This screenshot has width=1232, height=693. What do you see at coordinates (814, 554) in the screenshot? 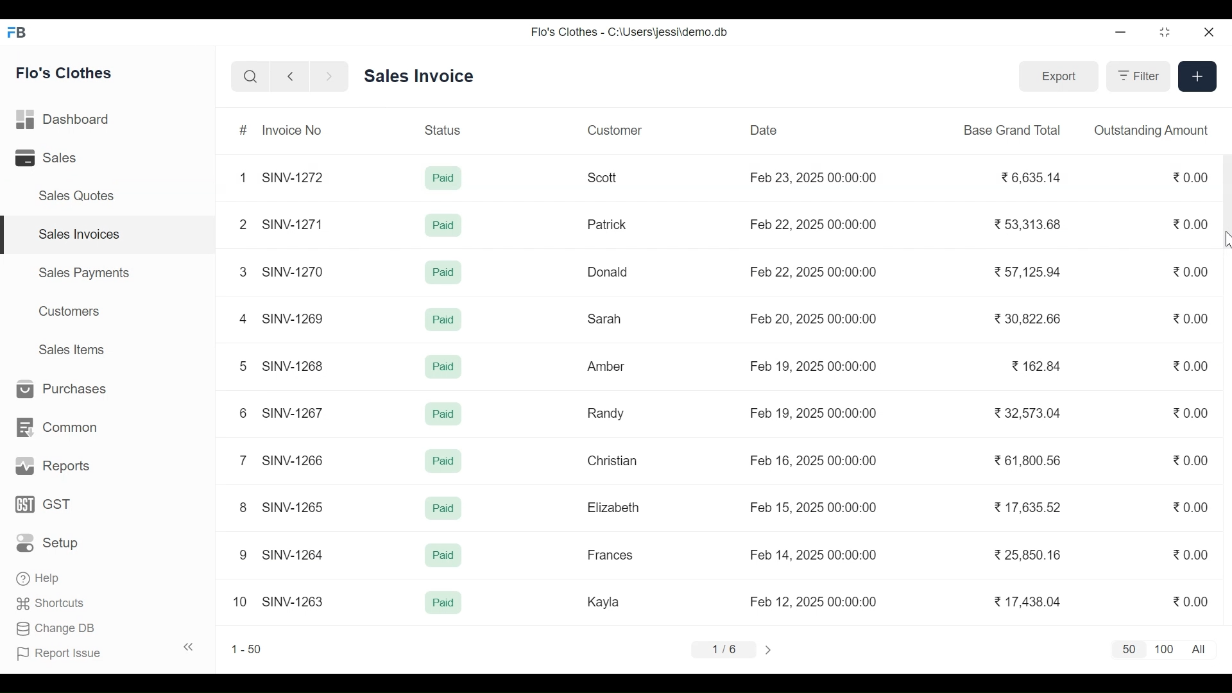
I see `Feb 14, 2025 00:00:00` at bounding box center [814, 554].